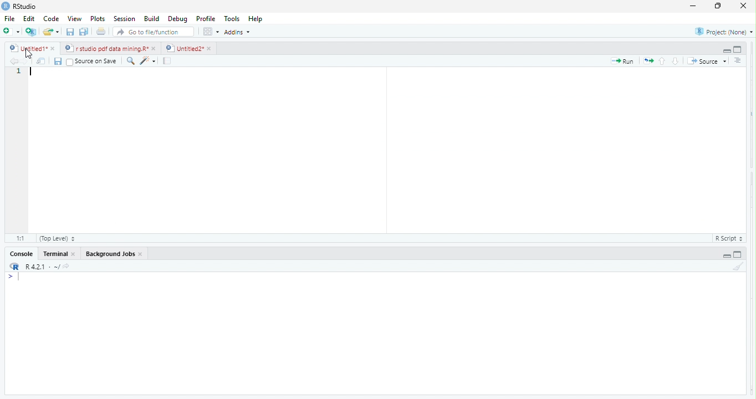 Image resolution: width=756 pixels, height=399 pixels. What do you see at coordinates (70, 32) in the screenshot?
I see `save current document` at bounding box center [70, 32].